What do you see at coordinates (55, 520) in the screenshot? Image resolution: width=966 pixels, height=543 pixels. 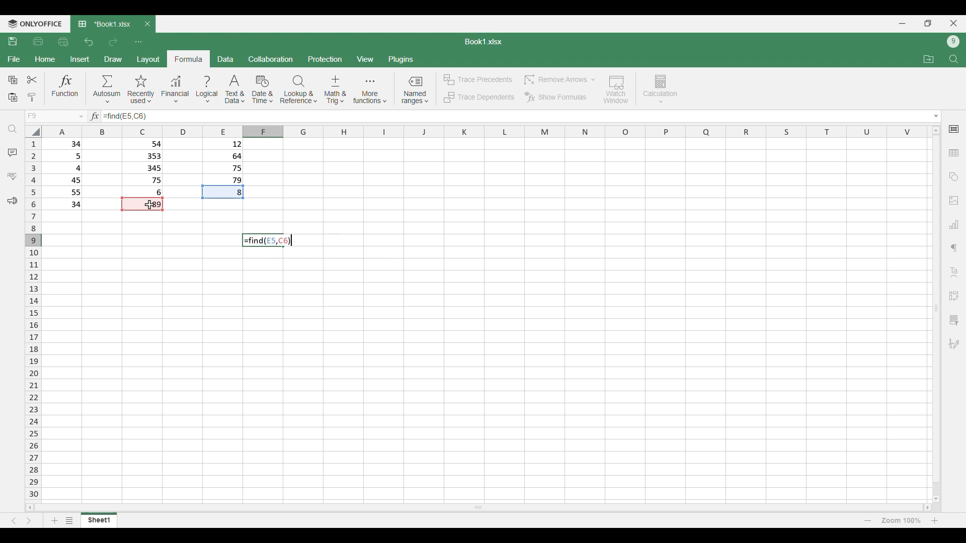 I see `Add sheet` at bounding box center [55, 520].